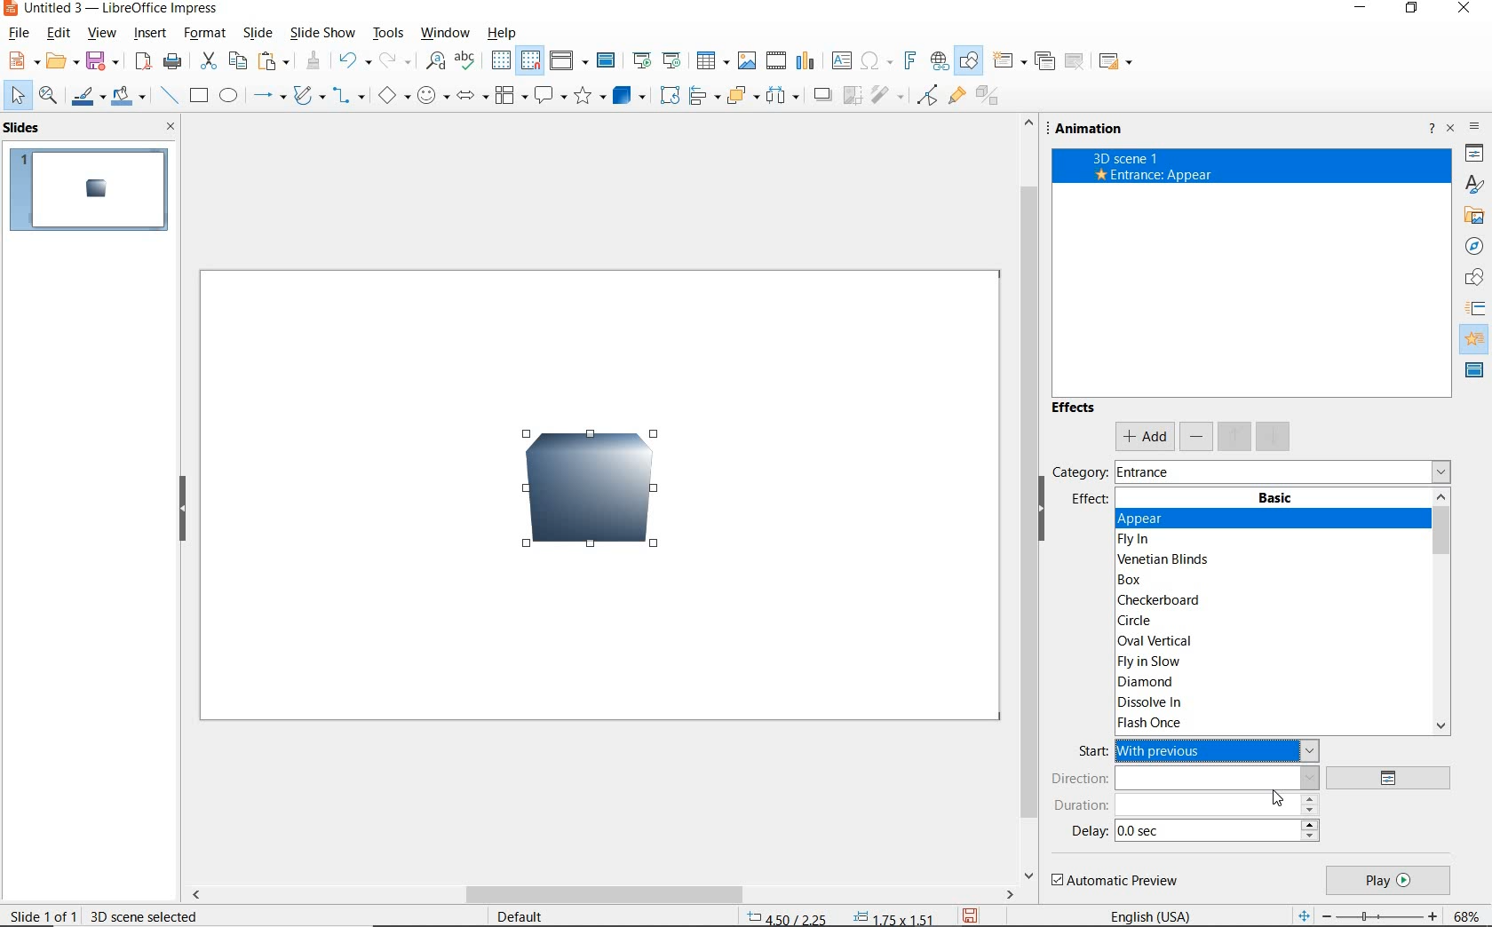 The image size is (1492, 927). What do you see at coordinates (1049, 519) in the screenshot?
I see `HIDE` at bounding box center [1049, 519].